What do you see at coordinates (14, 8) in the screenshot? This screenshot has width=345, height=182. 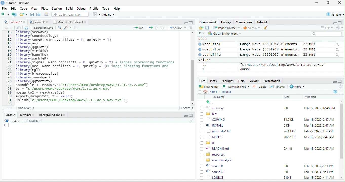 I see `Edit` at bounding box center [14, 8].